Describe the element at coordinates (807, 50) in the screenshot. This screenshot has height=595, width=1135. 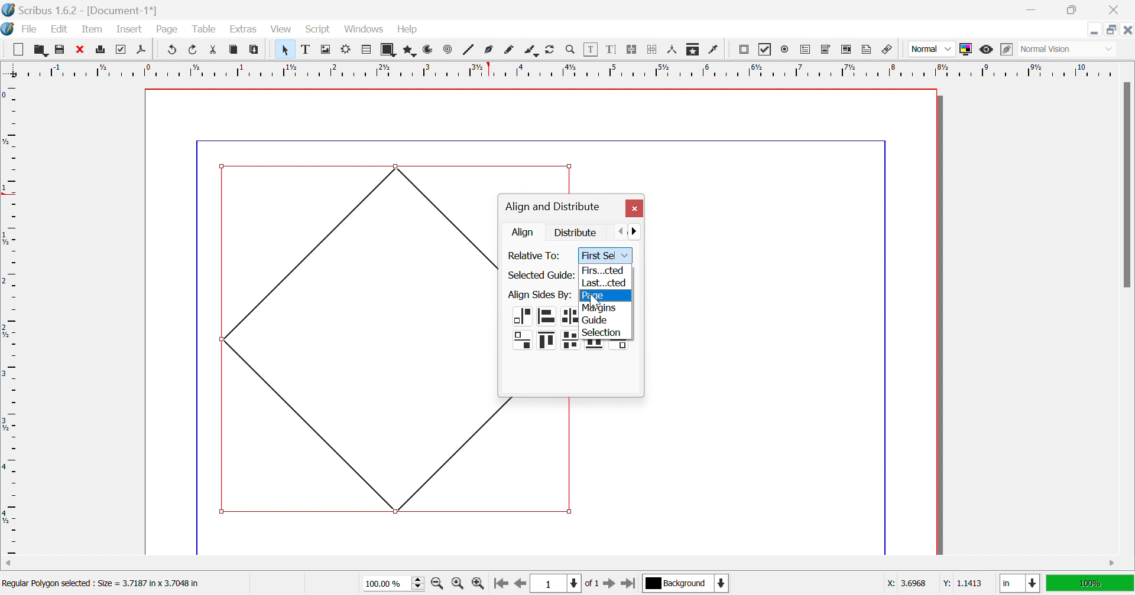
I see `PDF text field` at that location.